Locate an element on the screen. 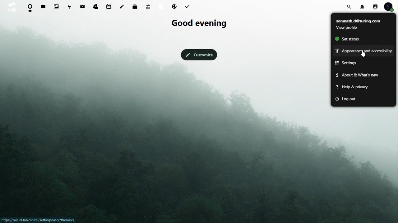  mail is located at coordinates (84, 6).